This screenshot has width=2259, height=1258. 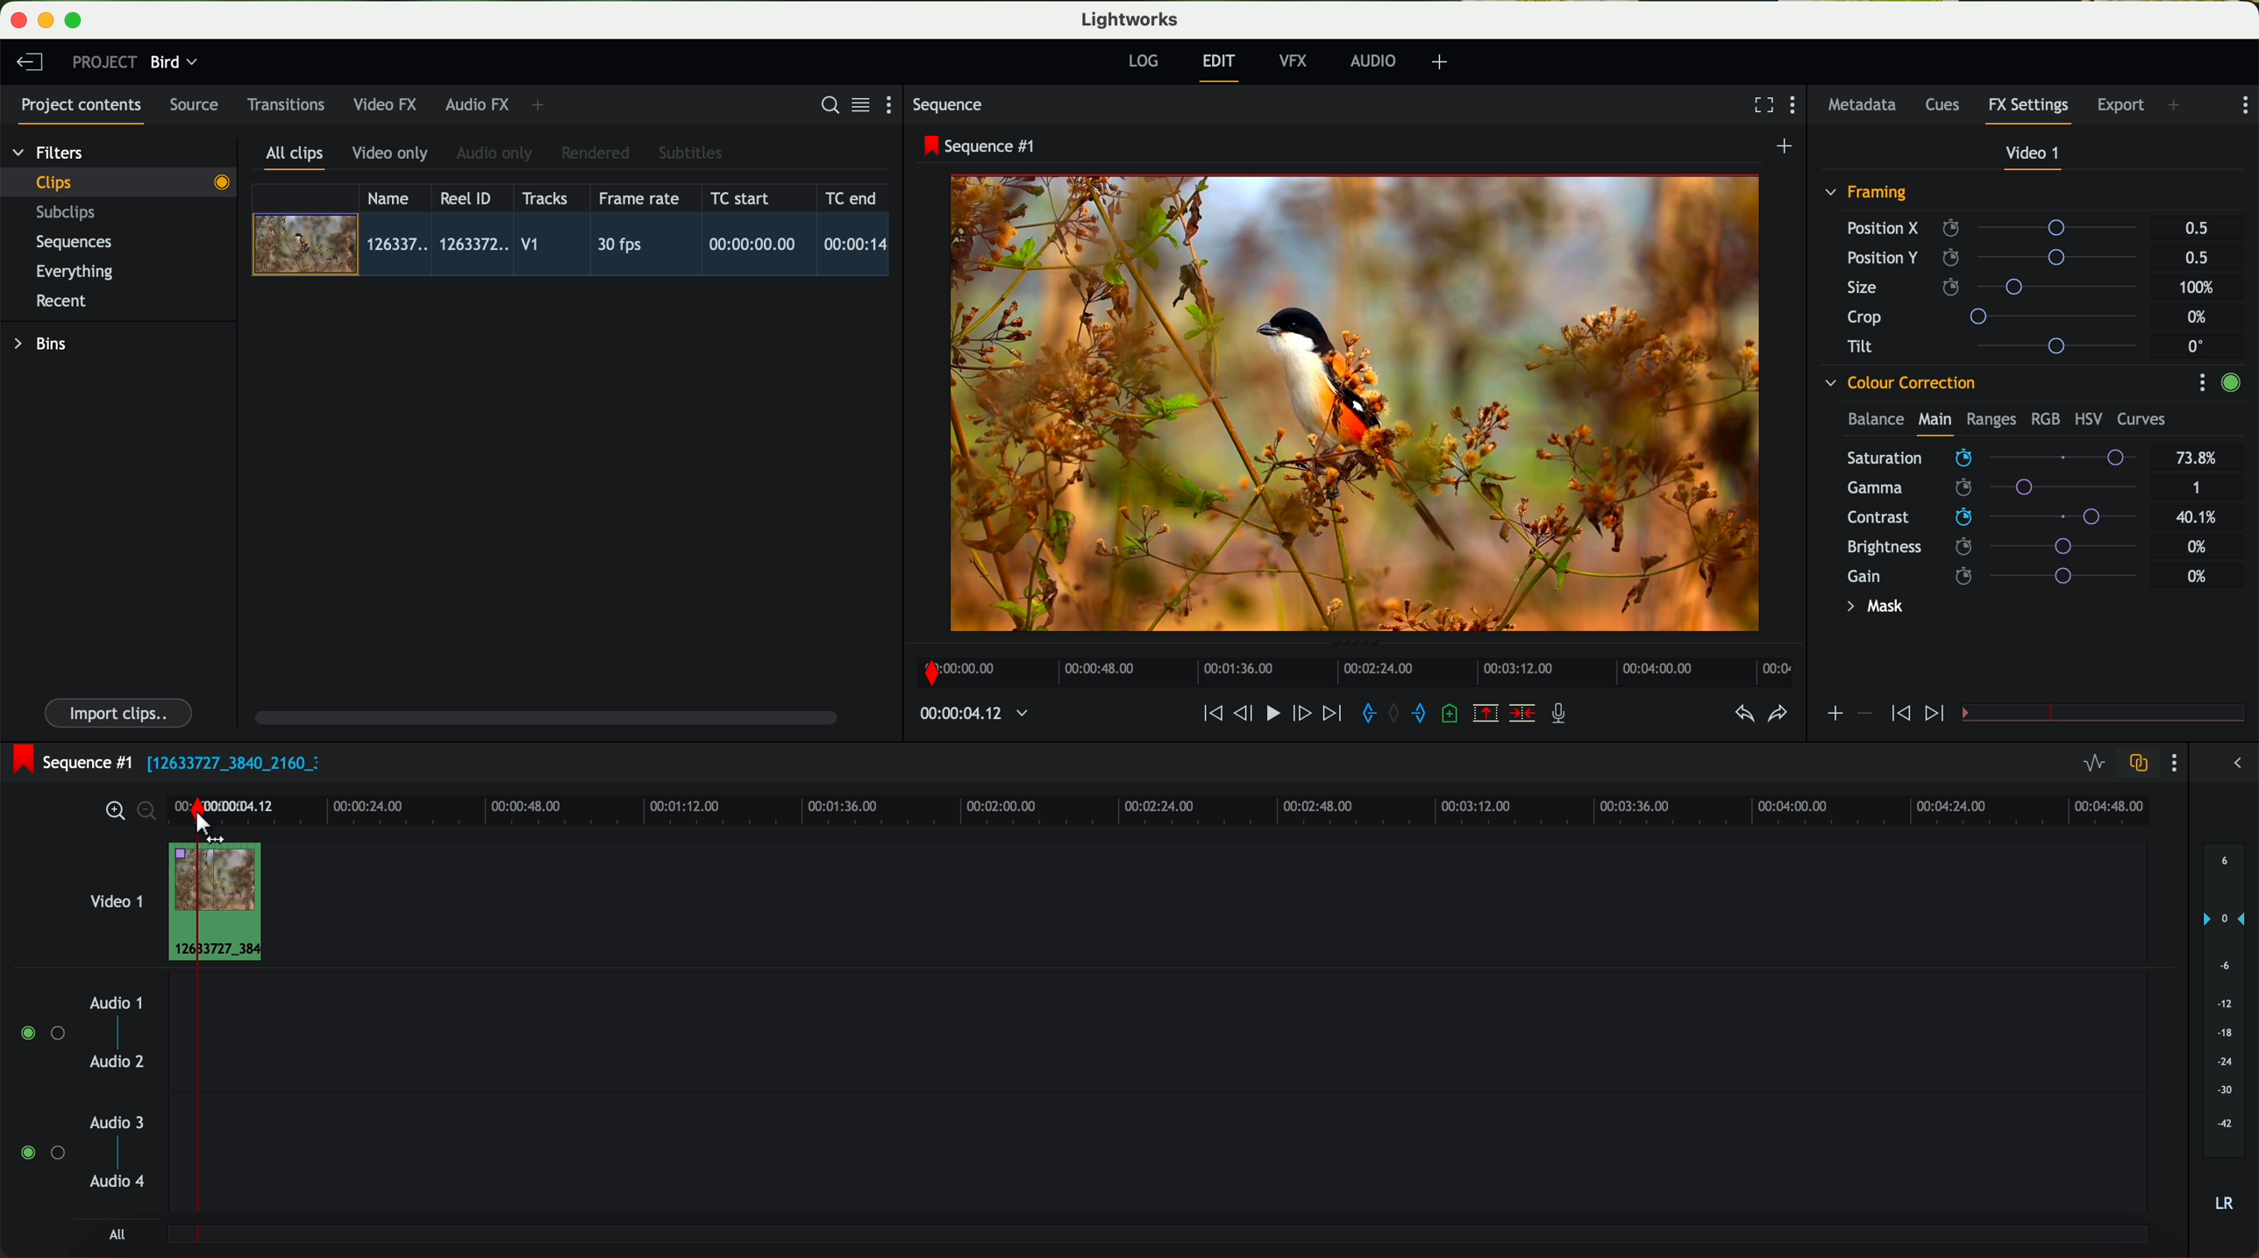 What do you see at coordinates (542, 105) in the screenshot?
I see `add panel` at bounding box center [542, 105].